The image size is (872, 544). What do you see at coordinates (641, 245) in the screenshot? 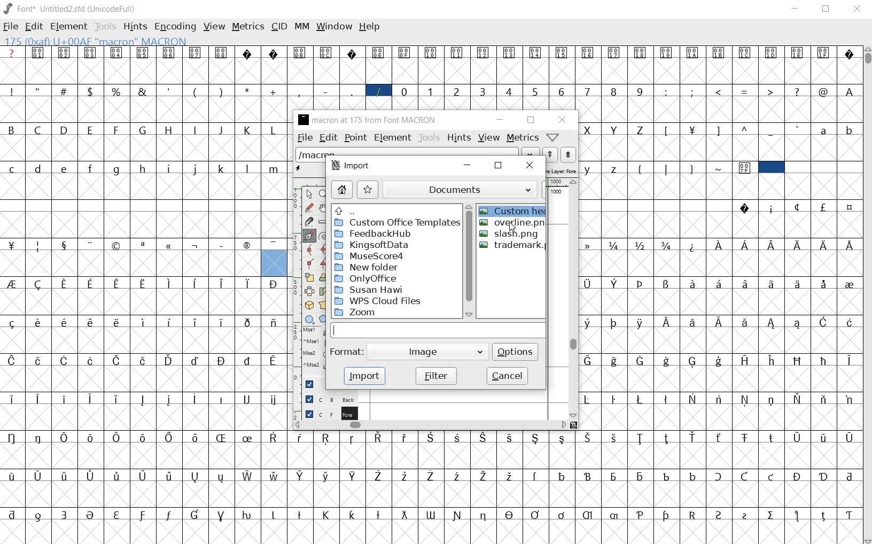
I see `Symbol` at bounding box center [641, 245].